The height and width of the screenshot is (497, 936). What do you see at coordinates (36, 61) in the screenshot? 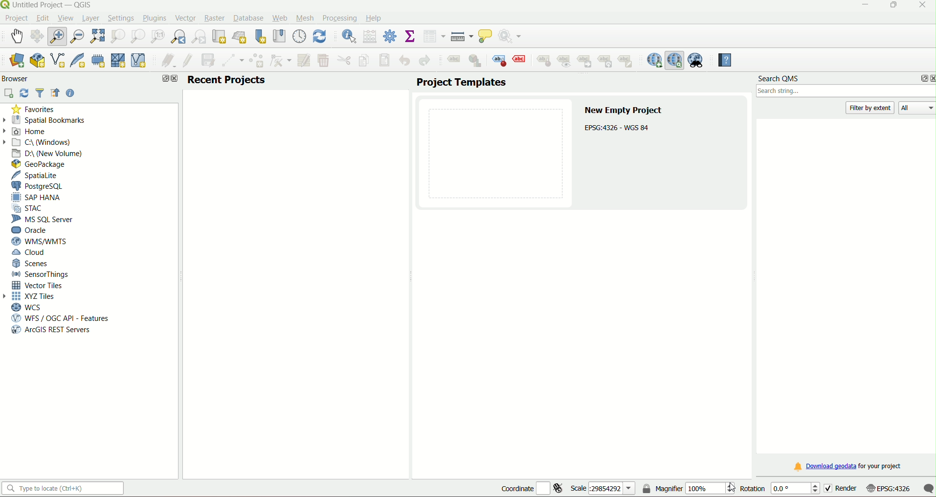
I see `new geopack layer` at bounding box center [36, 61].